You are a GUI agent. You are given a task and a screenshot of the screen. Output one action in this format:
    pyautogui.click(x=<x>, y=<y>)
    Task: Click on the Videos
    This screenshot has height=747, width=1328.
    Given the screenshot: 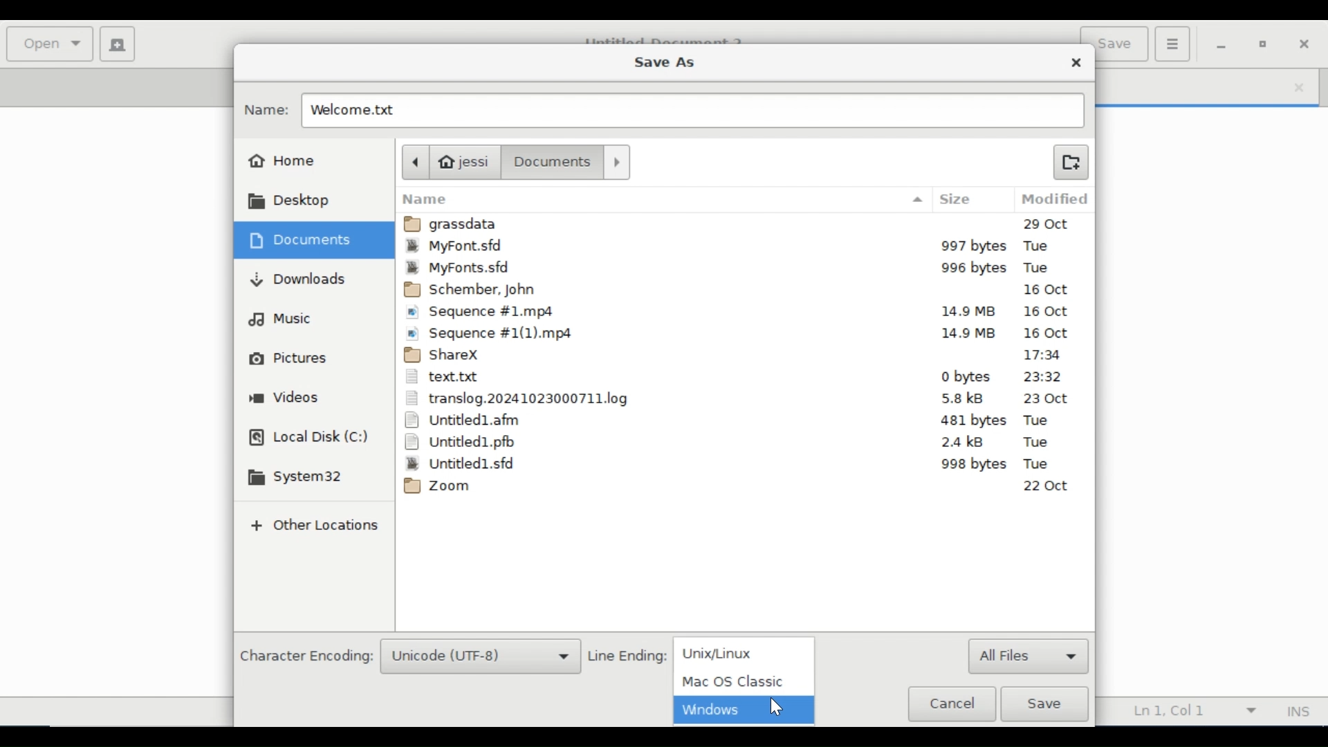 What is the action you would take?
    pyautogui.click(x=284, y=398)
    